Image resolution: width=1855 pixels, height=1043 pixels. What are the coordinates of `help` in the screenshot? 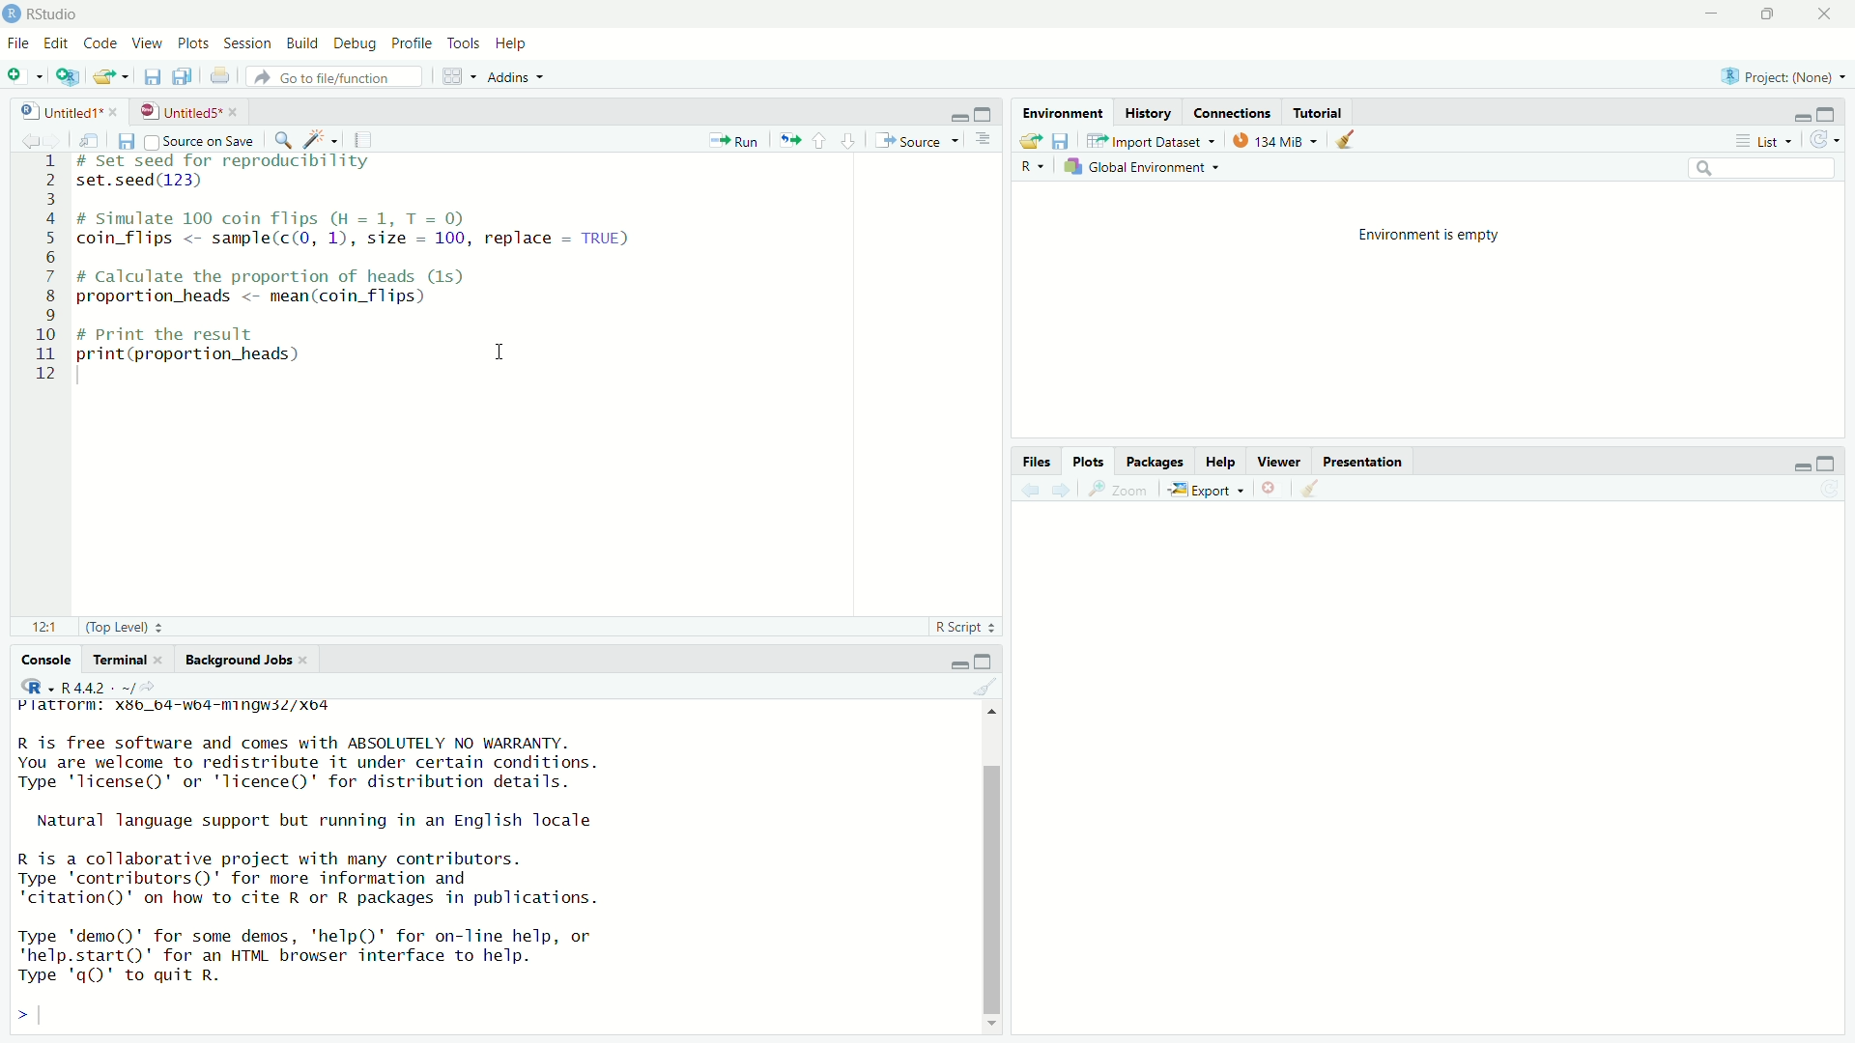 It's located at (515, 42).